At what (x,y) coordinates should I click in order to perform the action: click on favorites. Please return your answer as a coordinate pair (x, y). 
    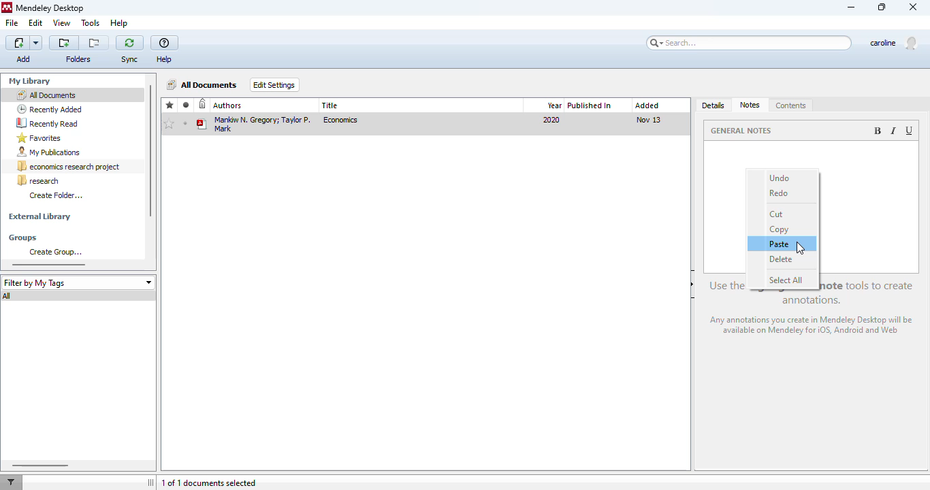
    Looking at the image, I should click on (170, 105).